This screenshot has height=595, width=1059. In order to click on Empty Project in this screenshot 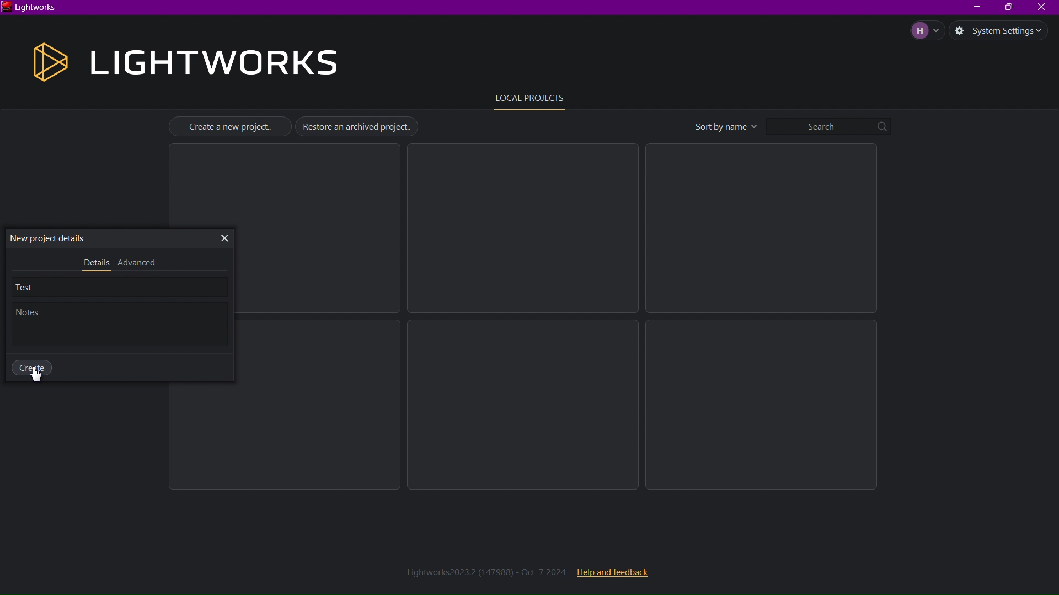, I will do `click(765, 406)`.